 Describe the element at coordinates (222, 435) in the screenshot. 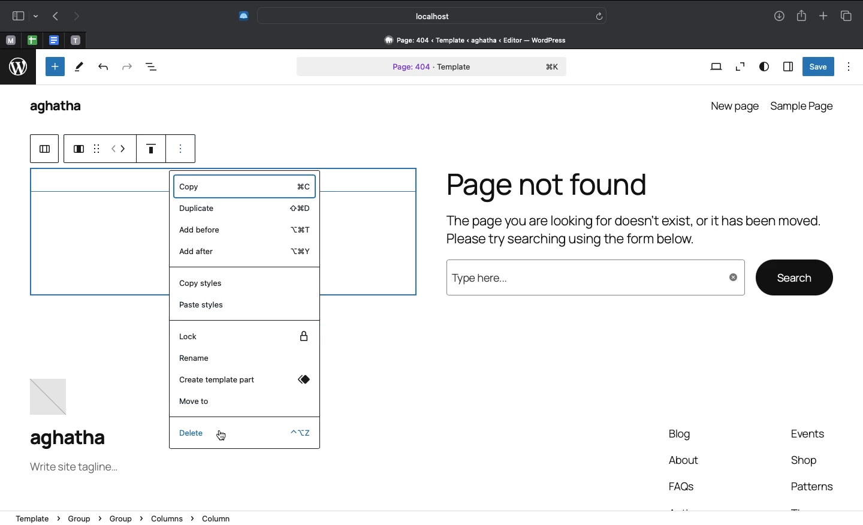

I see `cursor` at that location.